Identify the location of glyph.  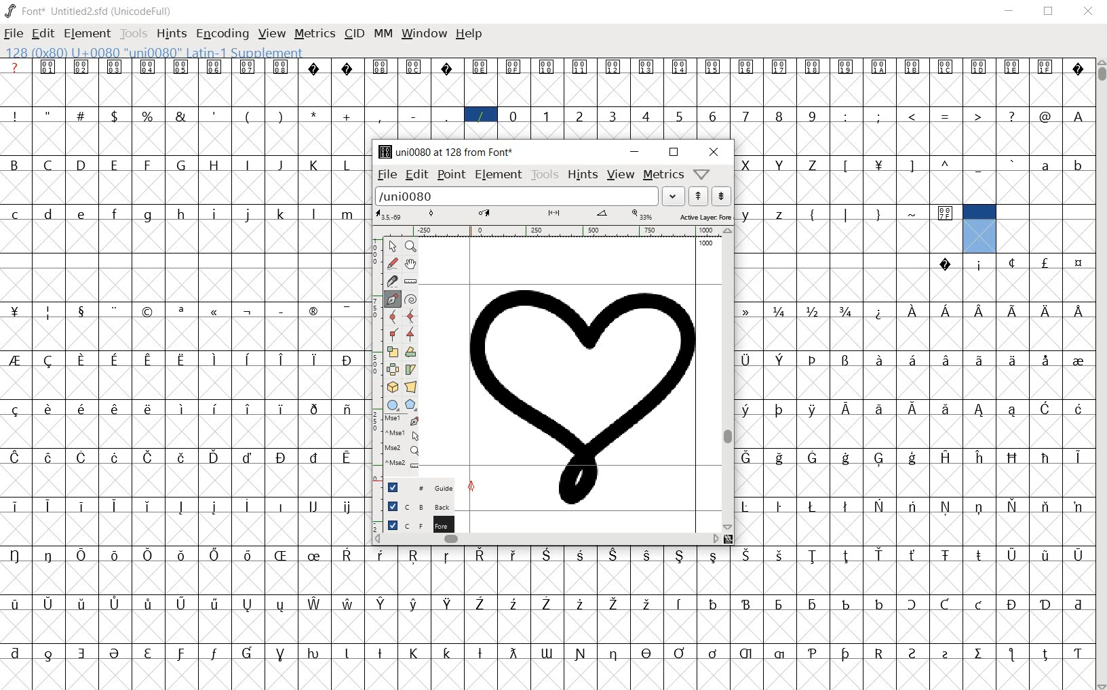
(347, 410).